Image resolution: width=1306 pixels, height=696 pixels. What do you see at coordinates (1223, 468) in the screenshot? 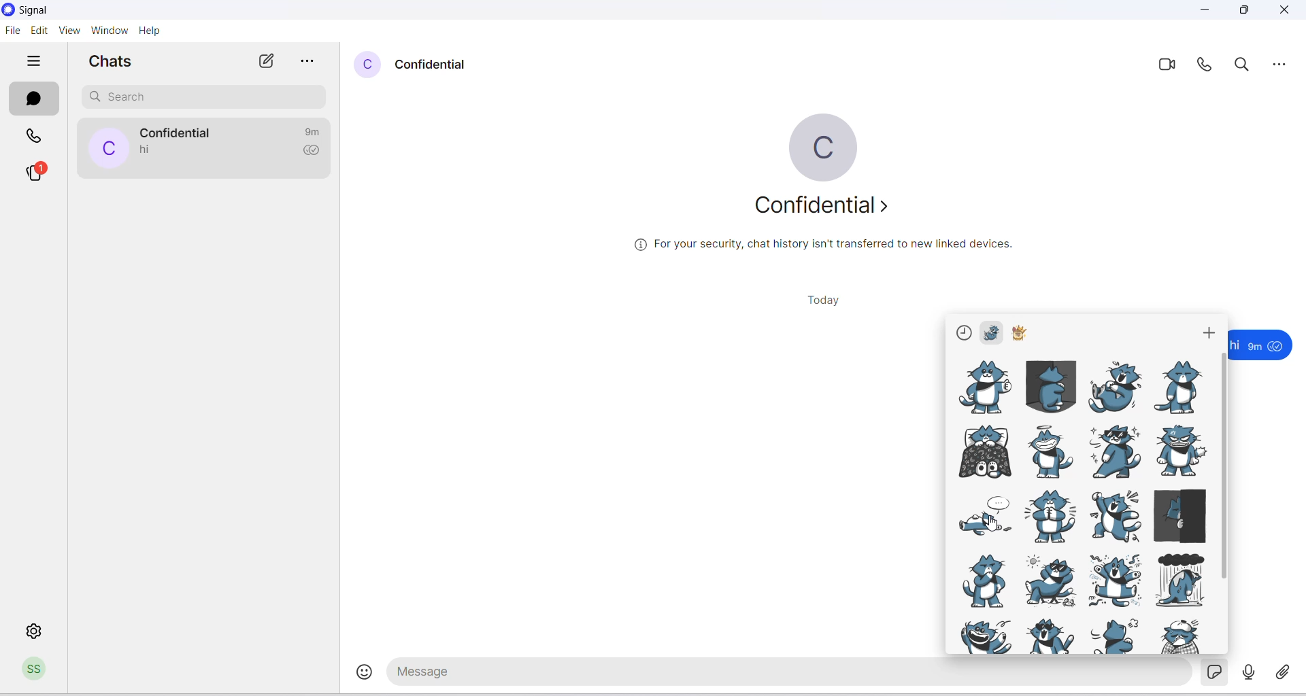
I see `scrollbar` at bounding box center [1223, 468].